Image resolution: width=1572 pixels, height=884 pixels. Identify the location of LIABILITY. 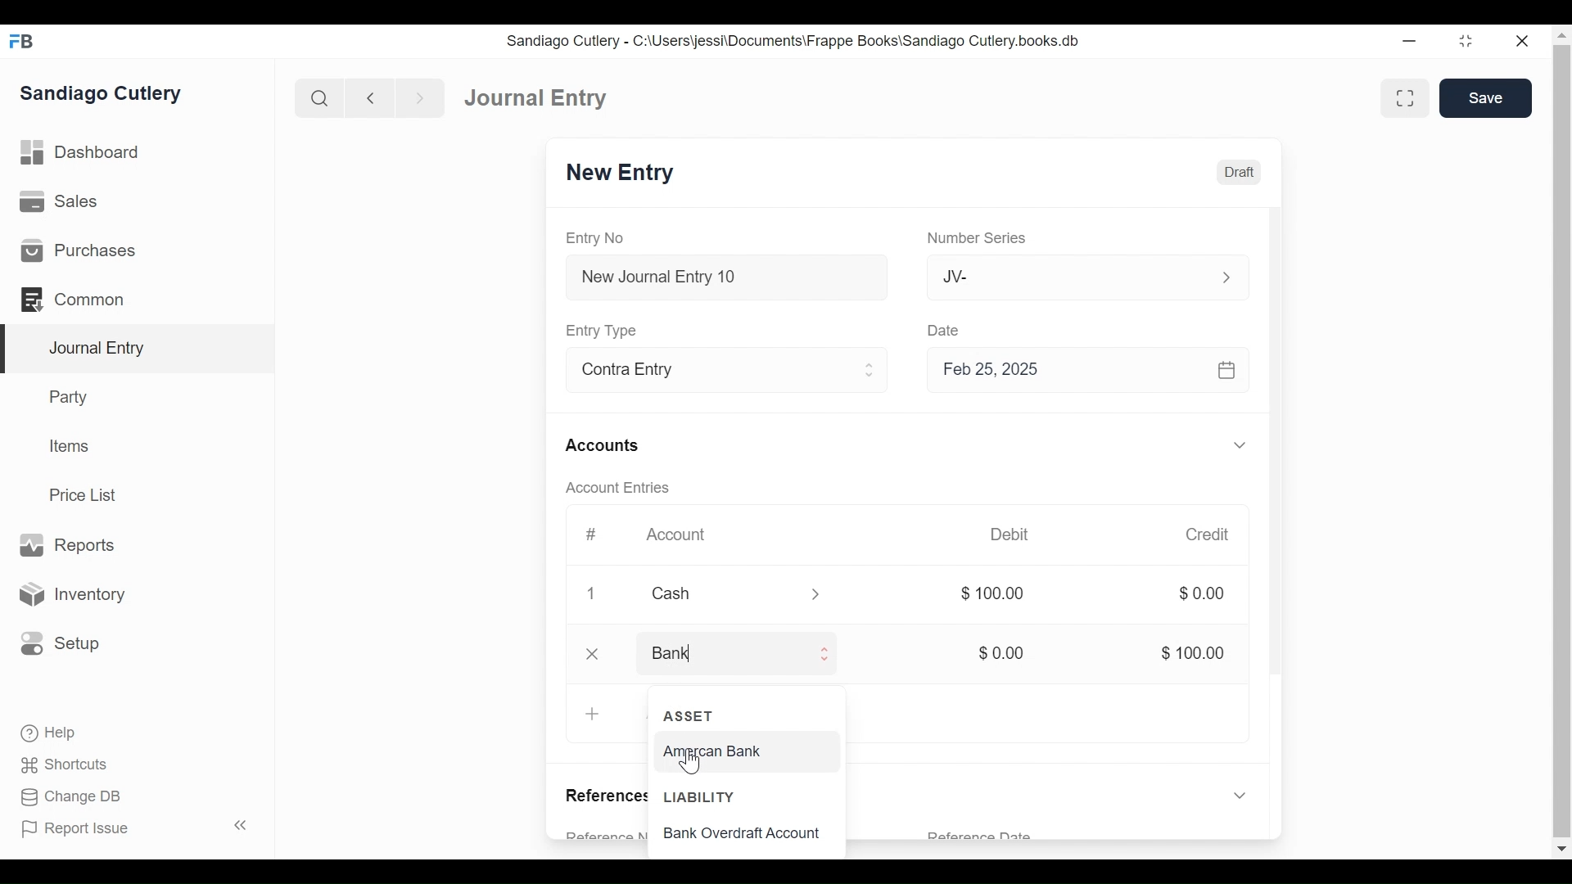
(699, 797).